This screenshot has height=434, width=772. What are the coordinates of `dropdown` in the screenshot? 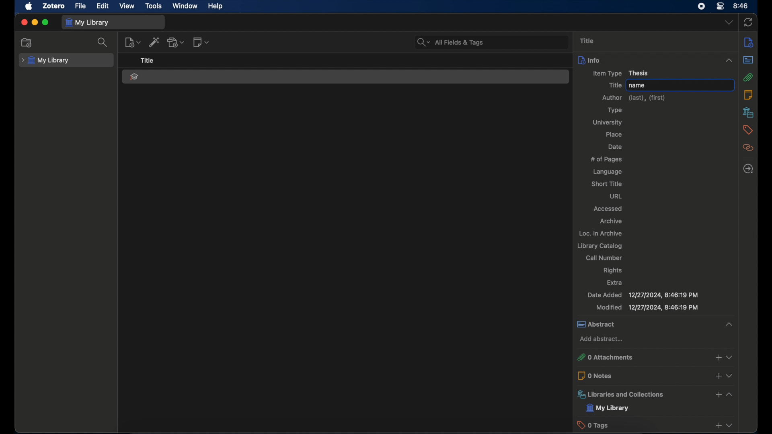 It's located at (731, 425).